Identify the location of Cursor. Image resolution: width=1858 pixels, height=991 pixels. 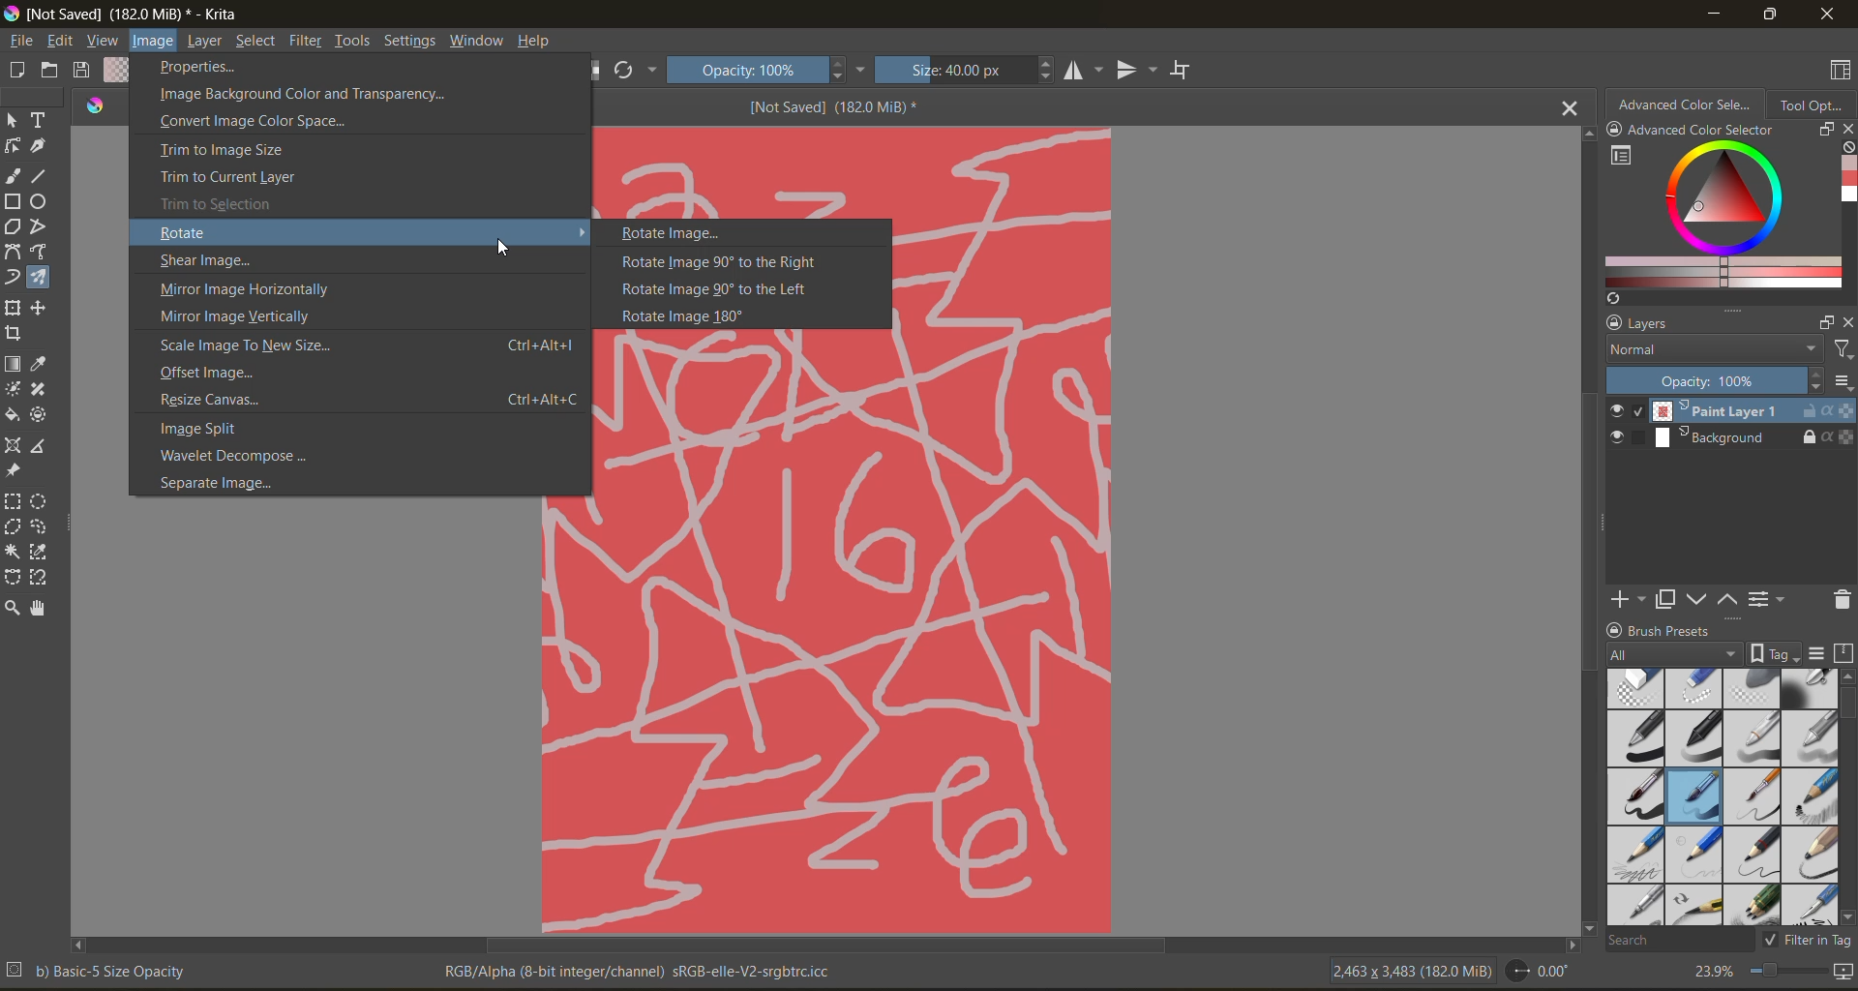
(503, 247).